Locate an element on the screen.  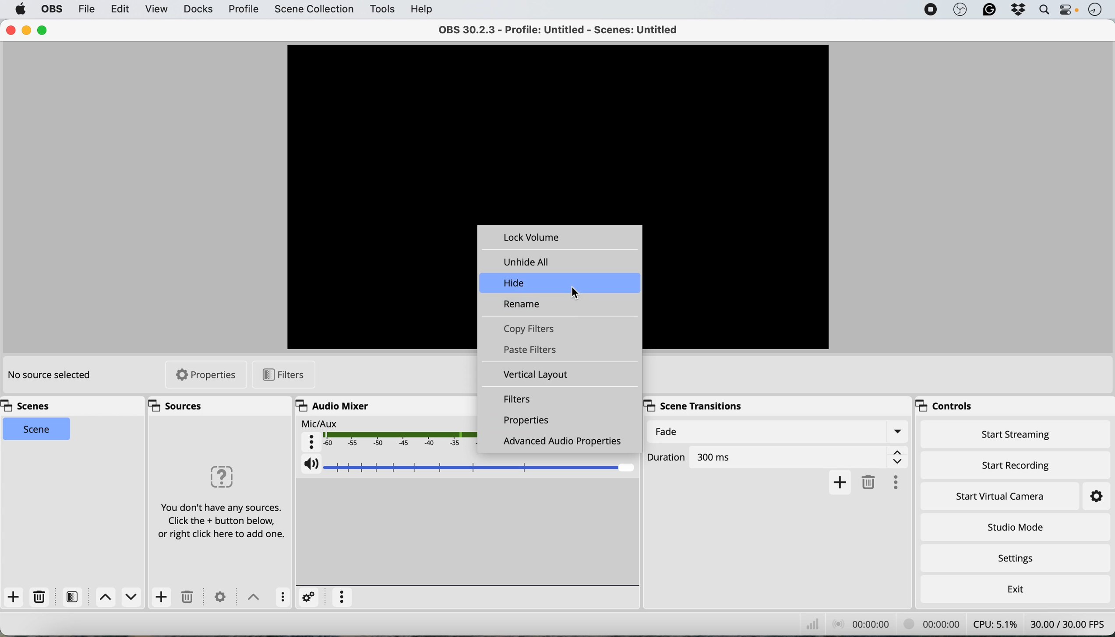
help is located at coordinates (420, 9).